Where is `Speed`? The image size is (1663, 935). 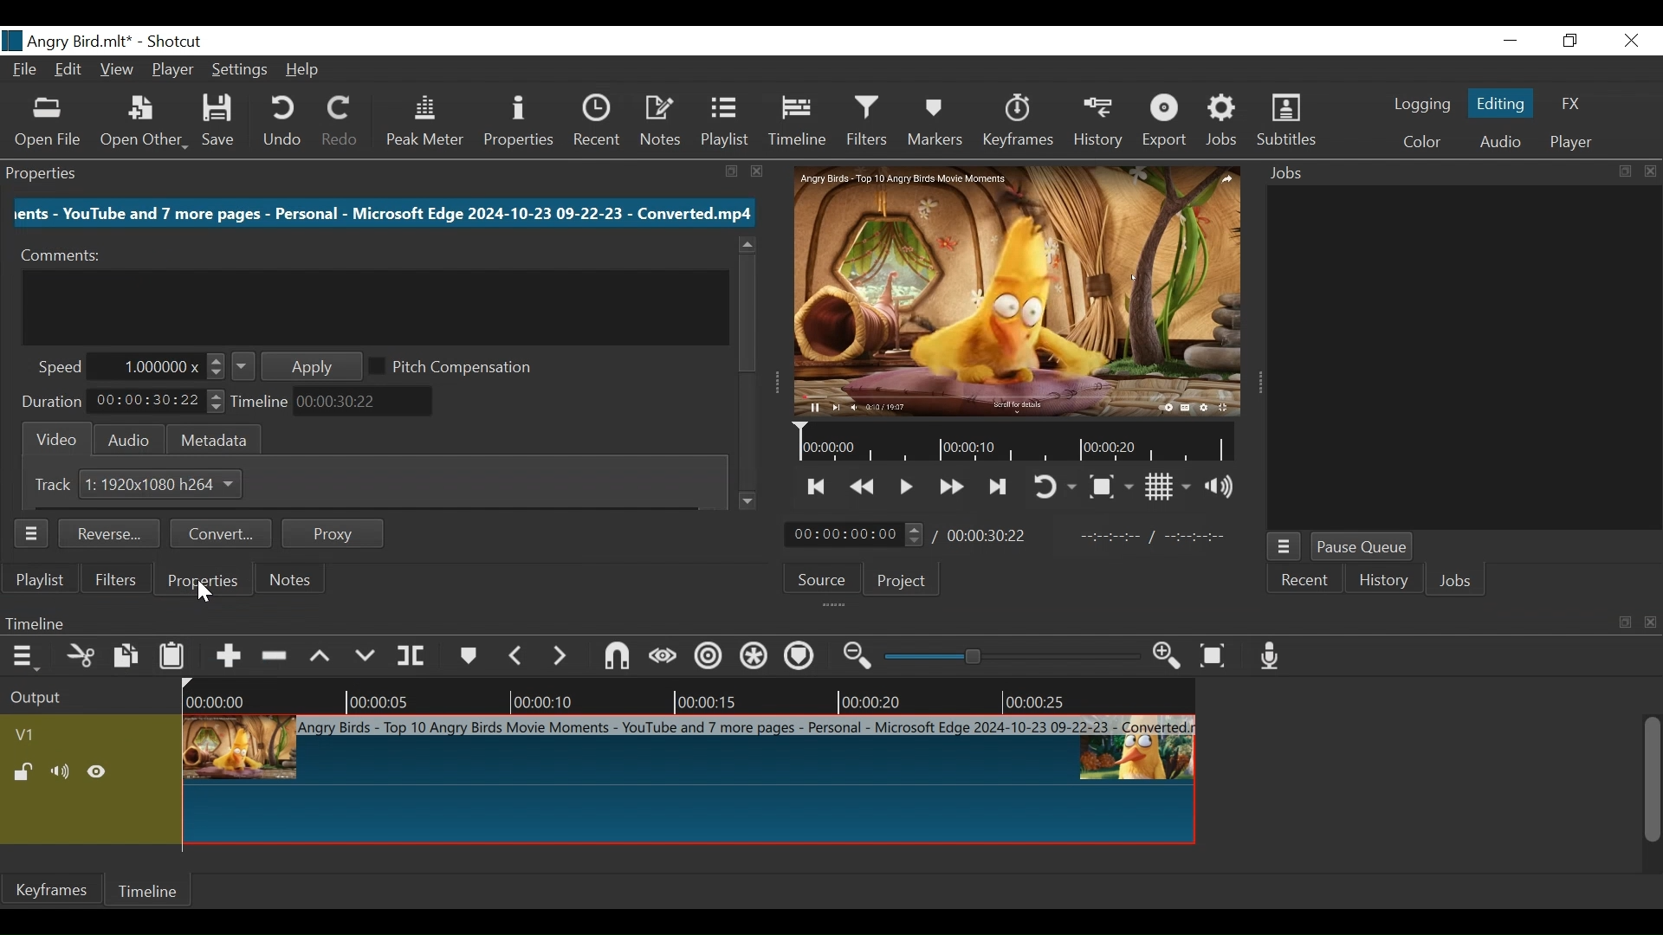
Speed is located at coordinates (61, 365).